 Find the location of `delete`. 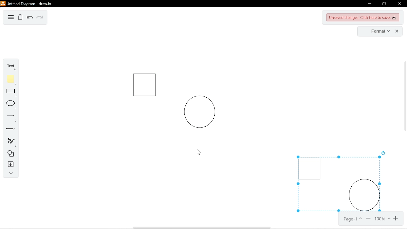

delete is located at coordinates (20, 18).